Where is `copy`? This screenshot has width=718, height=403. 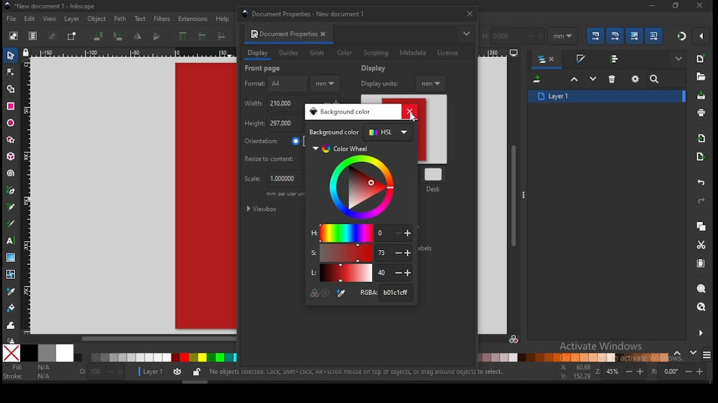
copy is located at coordinates (701, 227).